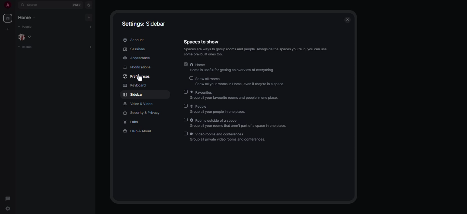 This screenshot has height=214, width=467. What do you see at coordinates (232, 68) in the screenshot?
I see `Home` at bounding box center [232, 68].